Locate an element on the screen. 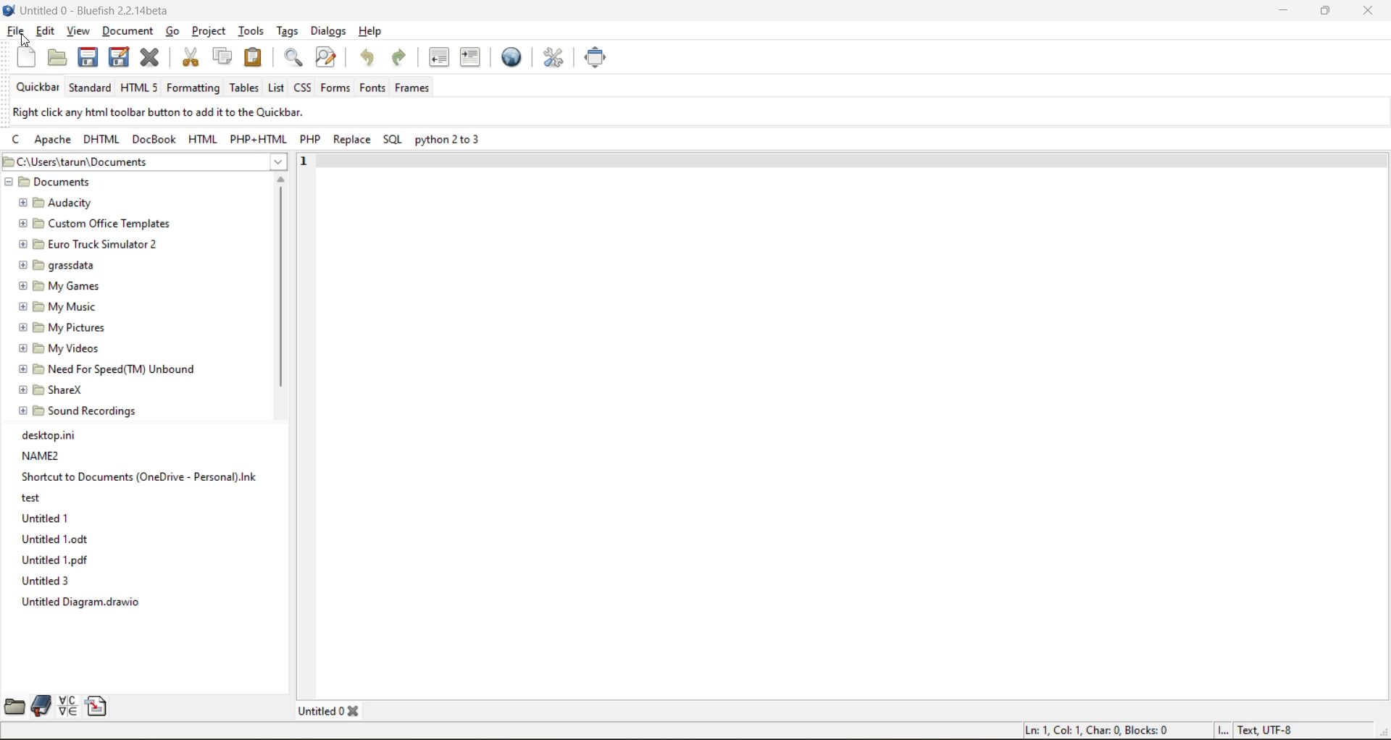  c is located at coordinates (15, 141).